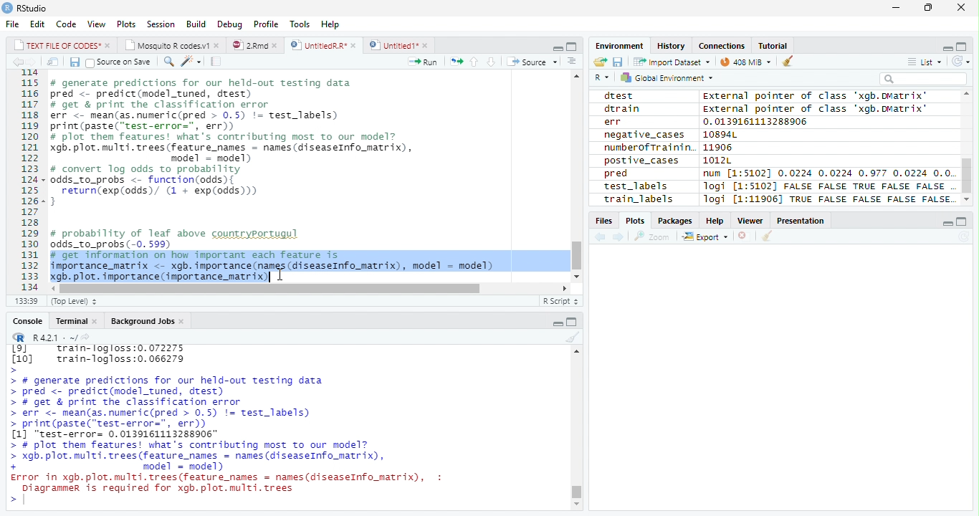 This screenshot has height=516, width=979. Describe the element at coordinates (818, 95) in the screenshot. I see `external pointer of class 'xagb.DMatrix'` at that location.